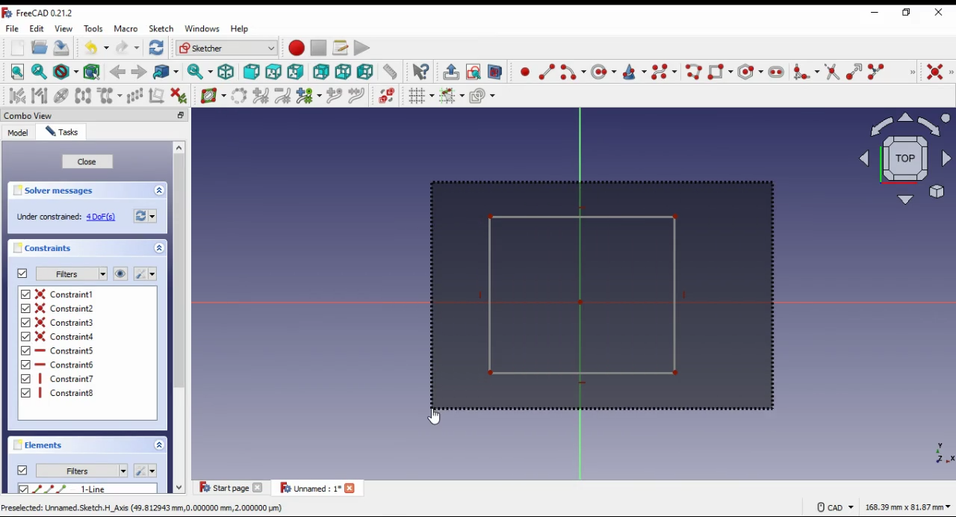  What do you see at coordinates (69, 379) in the screenshot?
I see `on/off constraint 7` at bounding box center [69, 379].